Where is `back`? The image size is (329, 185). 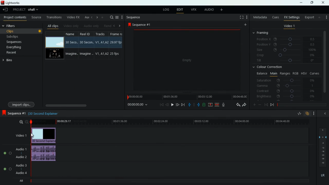 back is located at coordinates (266, 105).